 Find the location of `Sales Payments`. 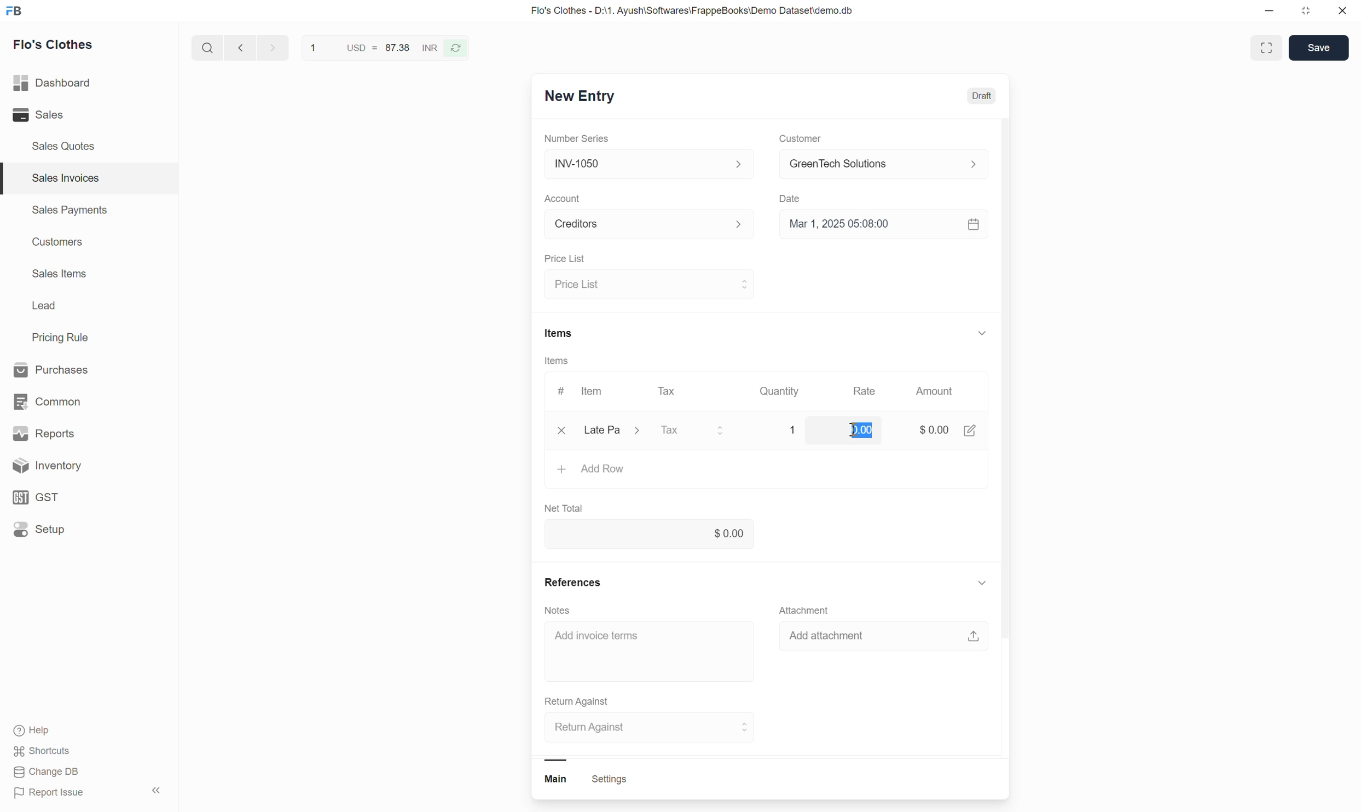

Sales Payments is located at coordinates (68, 212).